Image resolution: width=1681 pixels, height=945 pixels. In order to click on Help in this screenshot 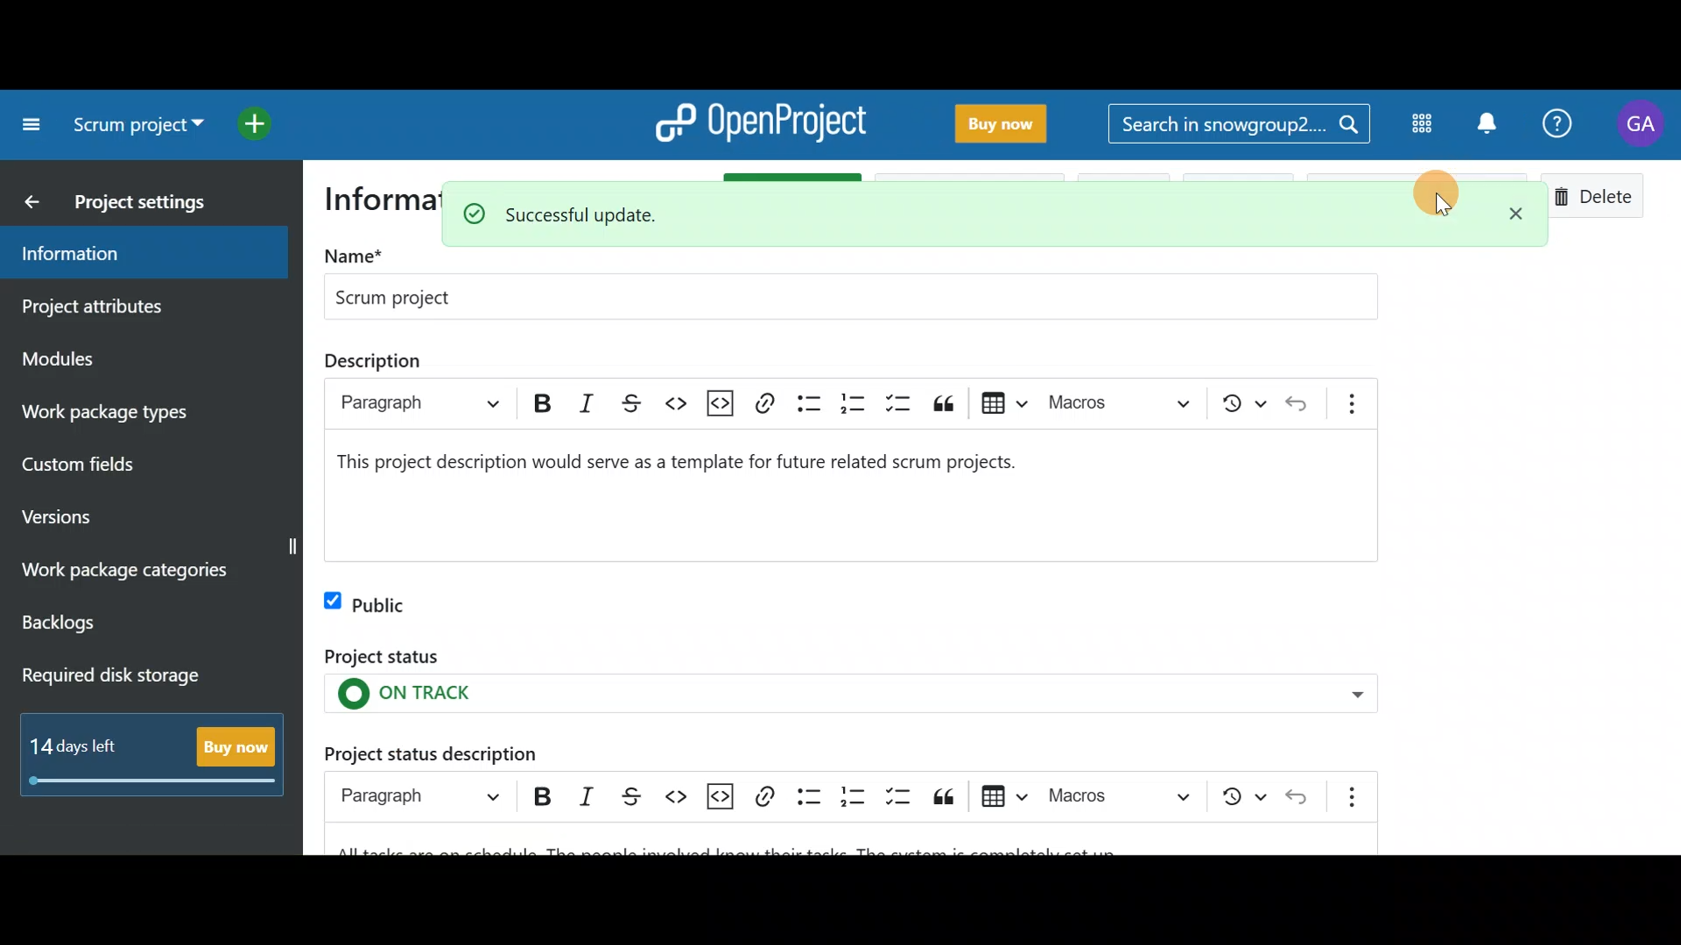, I will do `click(1560, 121)`.